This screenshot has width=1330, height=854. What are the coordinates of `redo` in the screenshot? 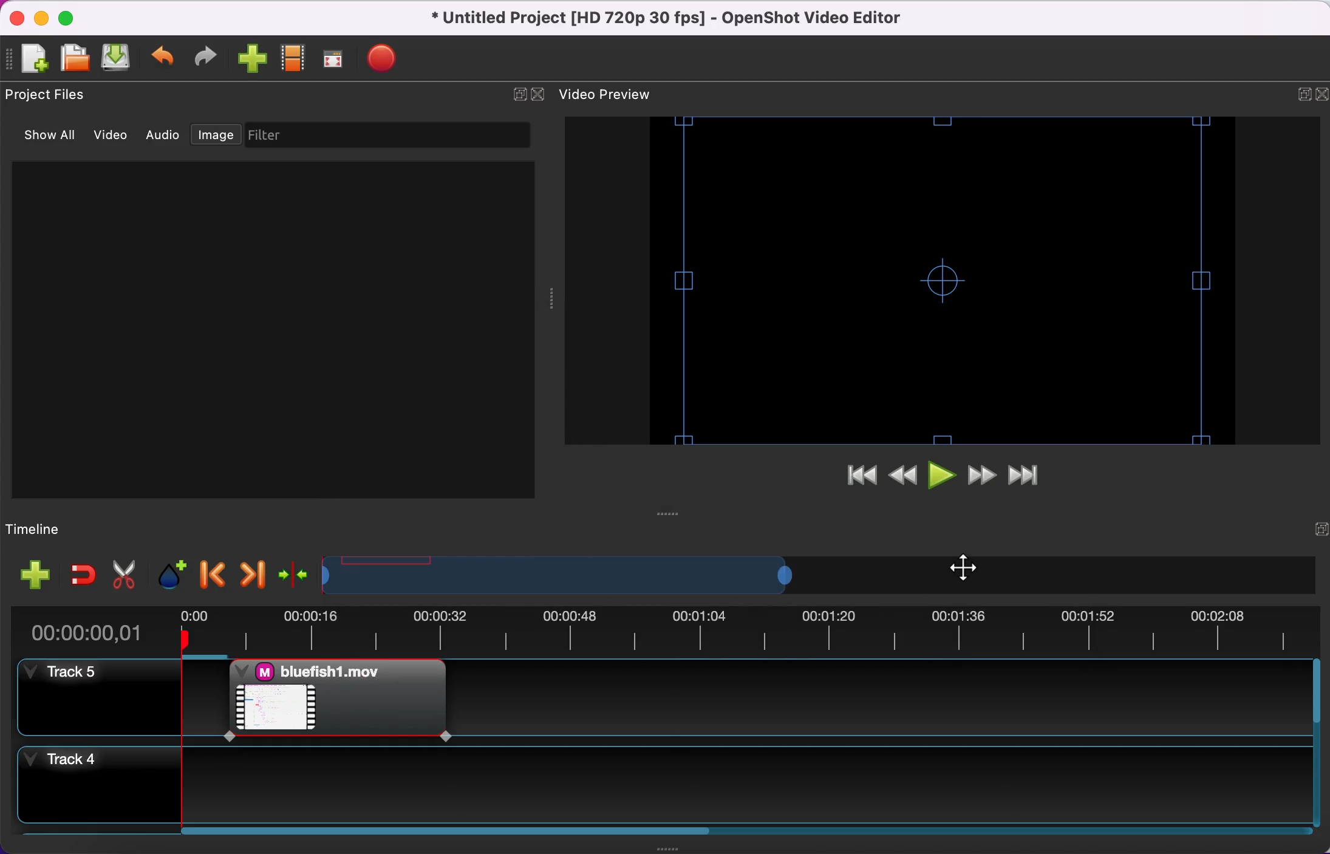 It's located at (210, 60).